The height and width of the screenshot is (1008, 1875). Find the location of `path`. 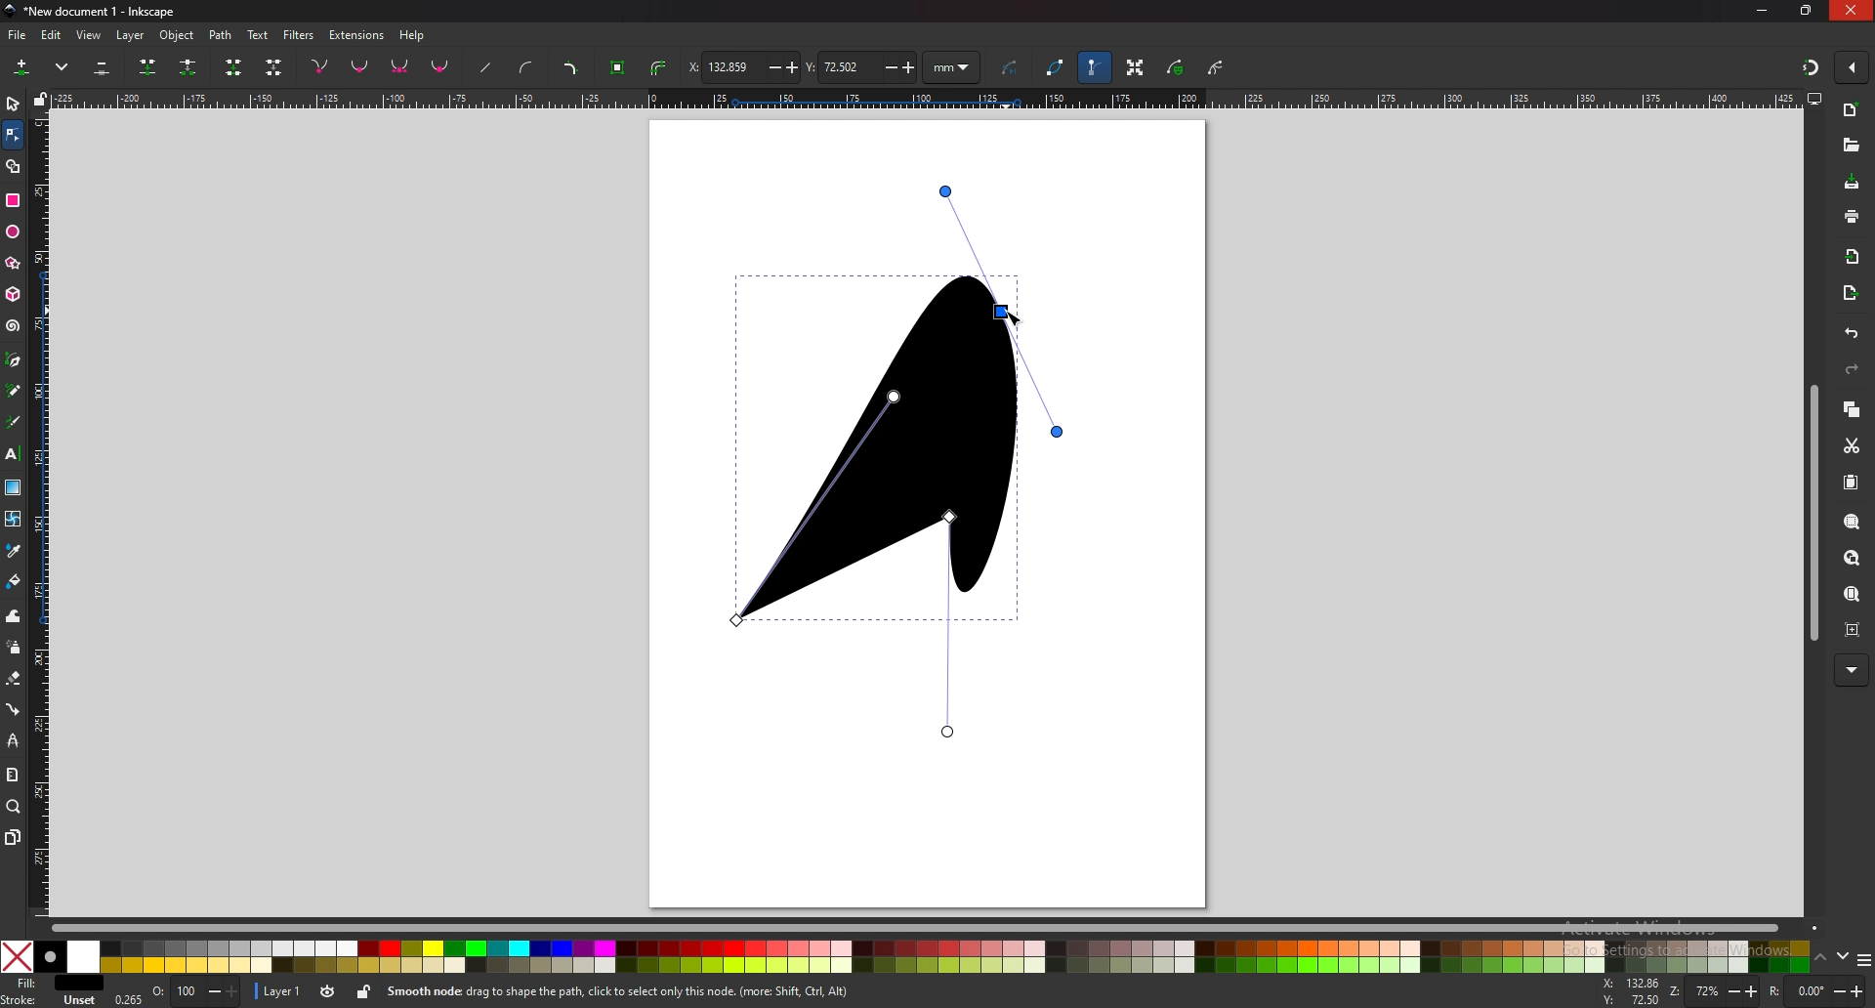

path is located at coordinates (222, 36).